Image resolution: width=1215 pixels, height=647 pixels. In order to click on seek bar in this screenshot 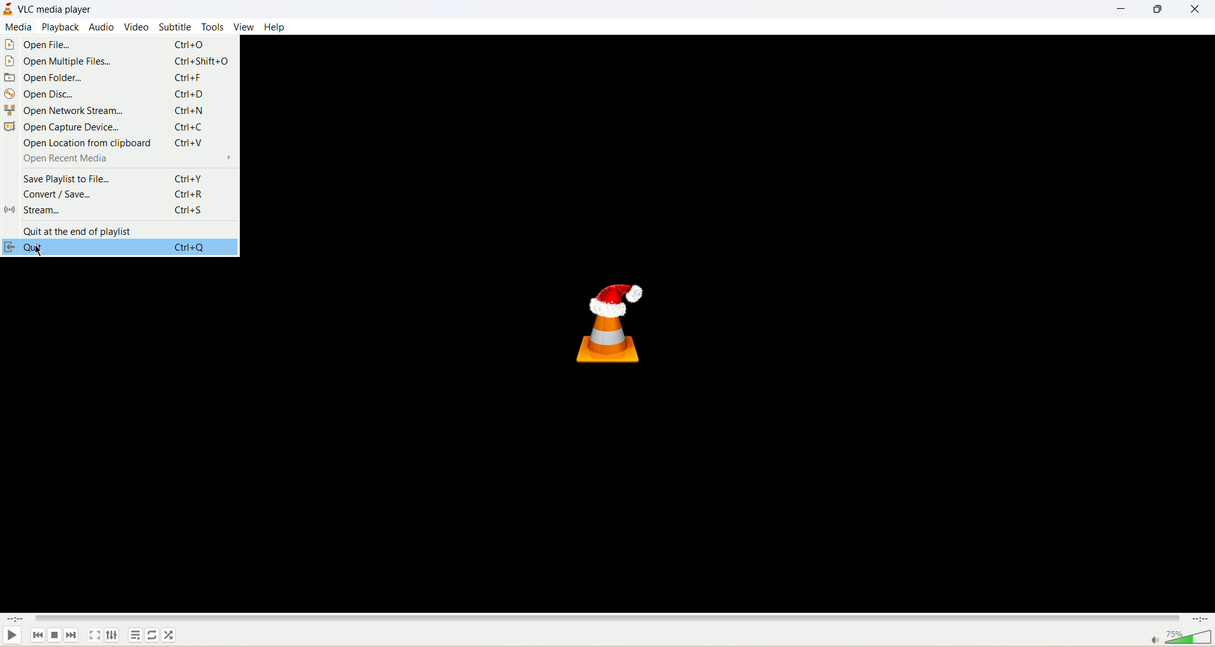, I will do `click(605, 620)`.